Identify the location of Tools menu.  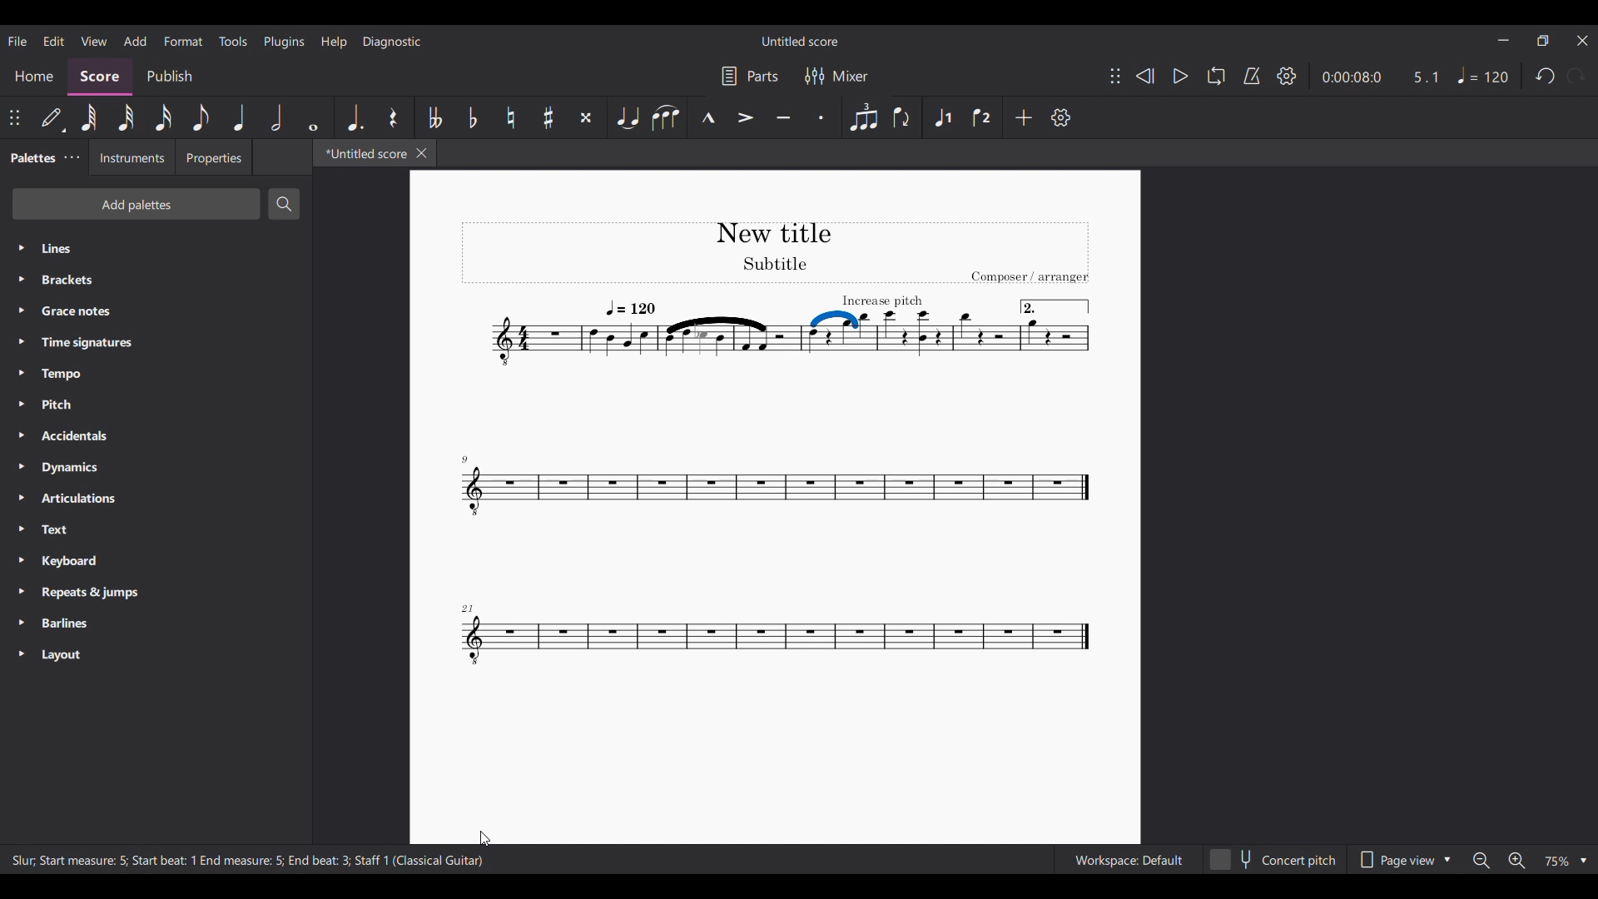
(232, 41).